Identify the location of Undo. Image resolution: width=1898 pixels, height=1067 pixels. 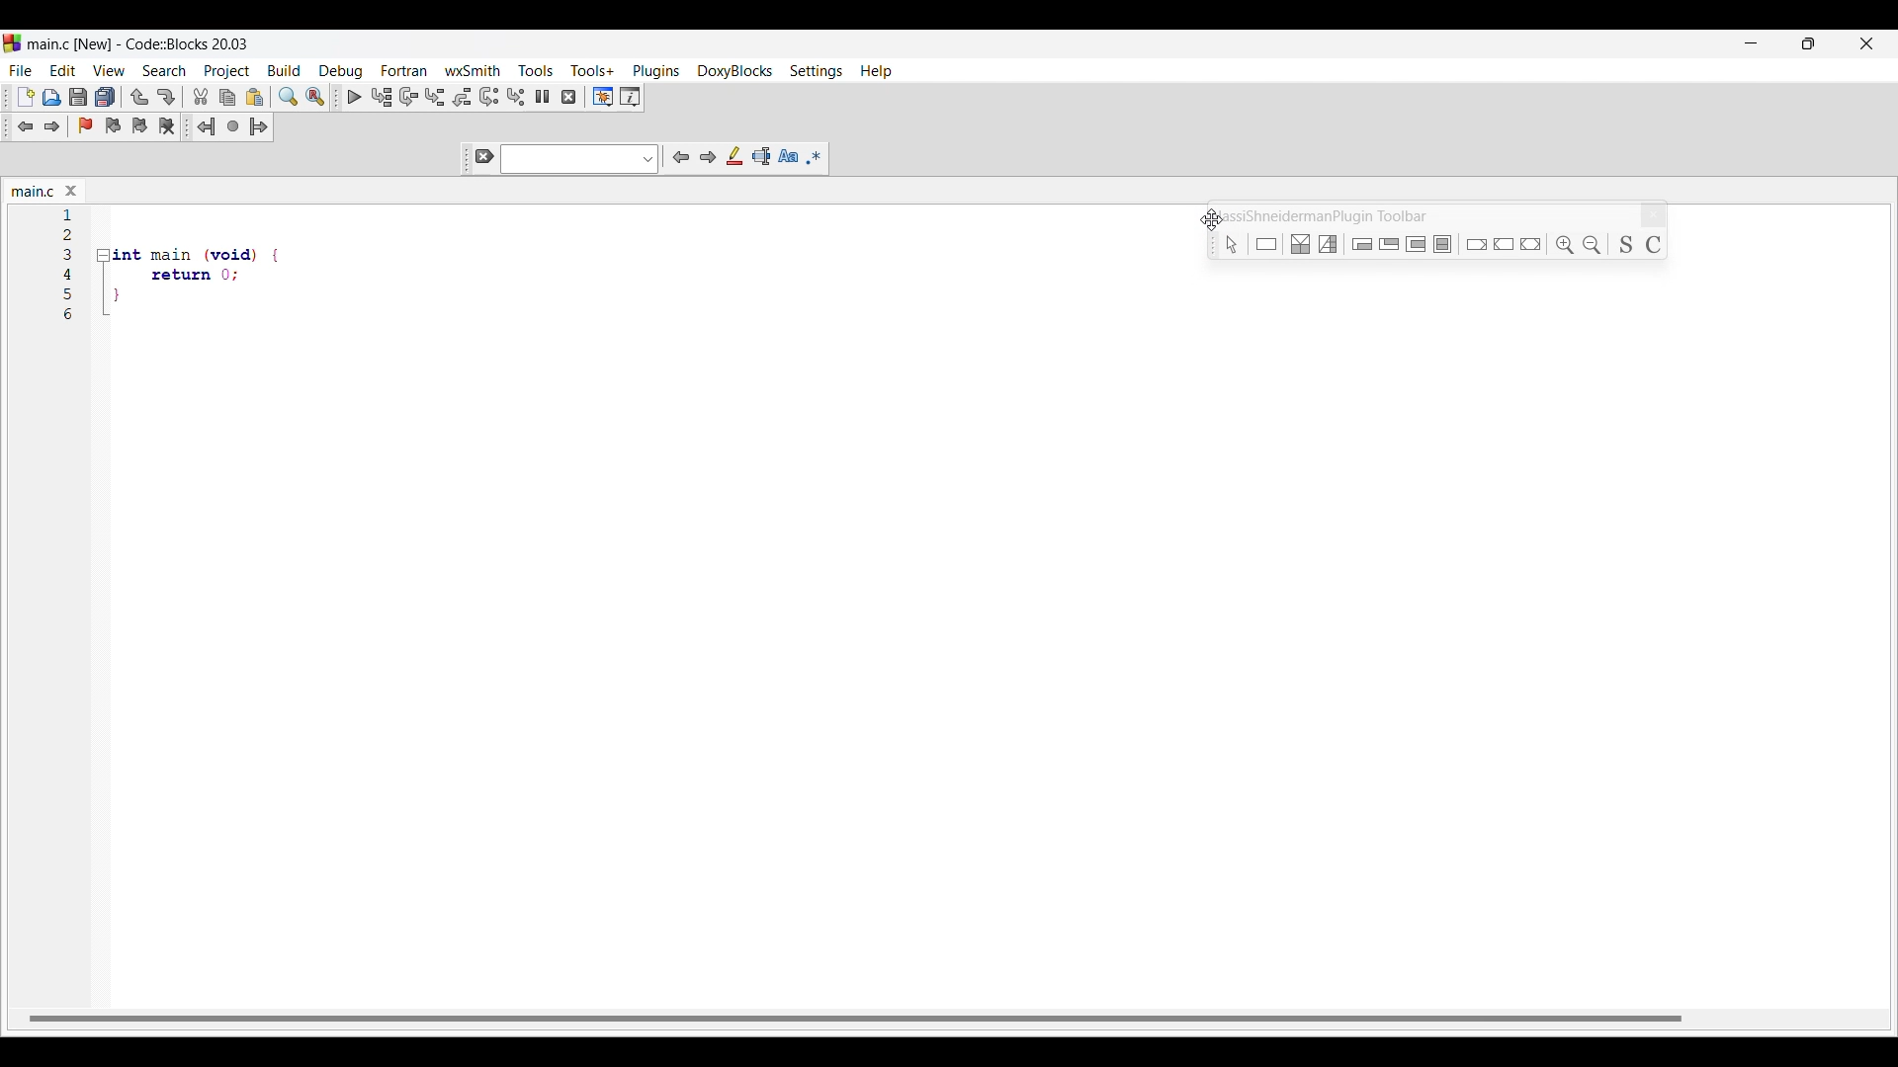
(139, 97).